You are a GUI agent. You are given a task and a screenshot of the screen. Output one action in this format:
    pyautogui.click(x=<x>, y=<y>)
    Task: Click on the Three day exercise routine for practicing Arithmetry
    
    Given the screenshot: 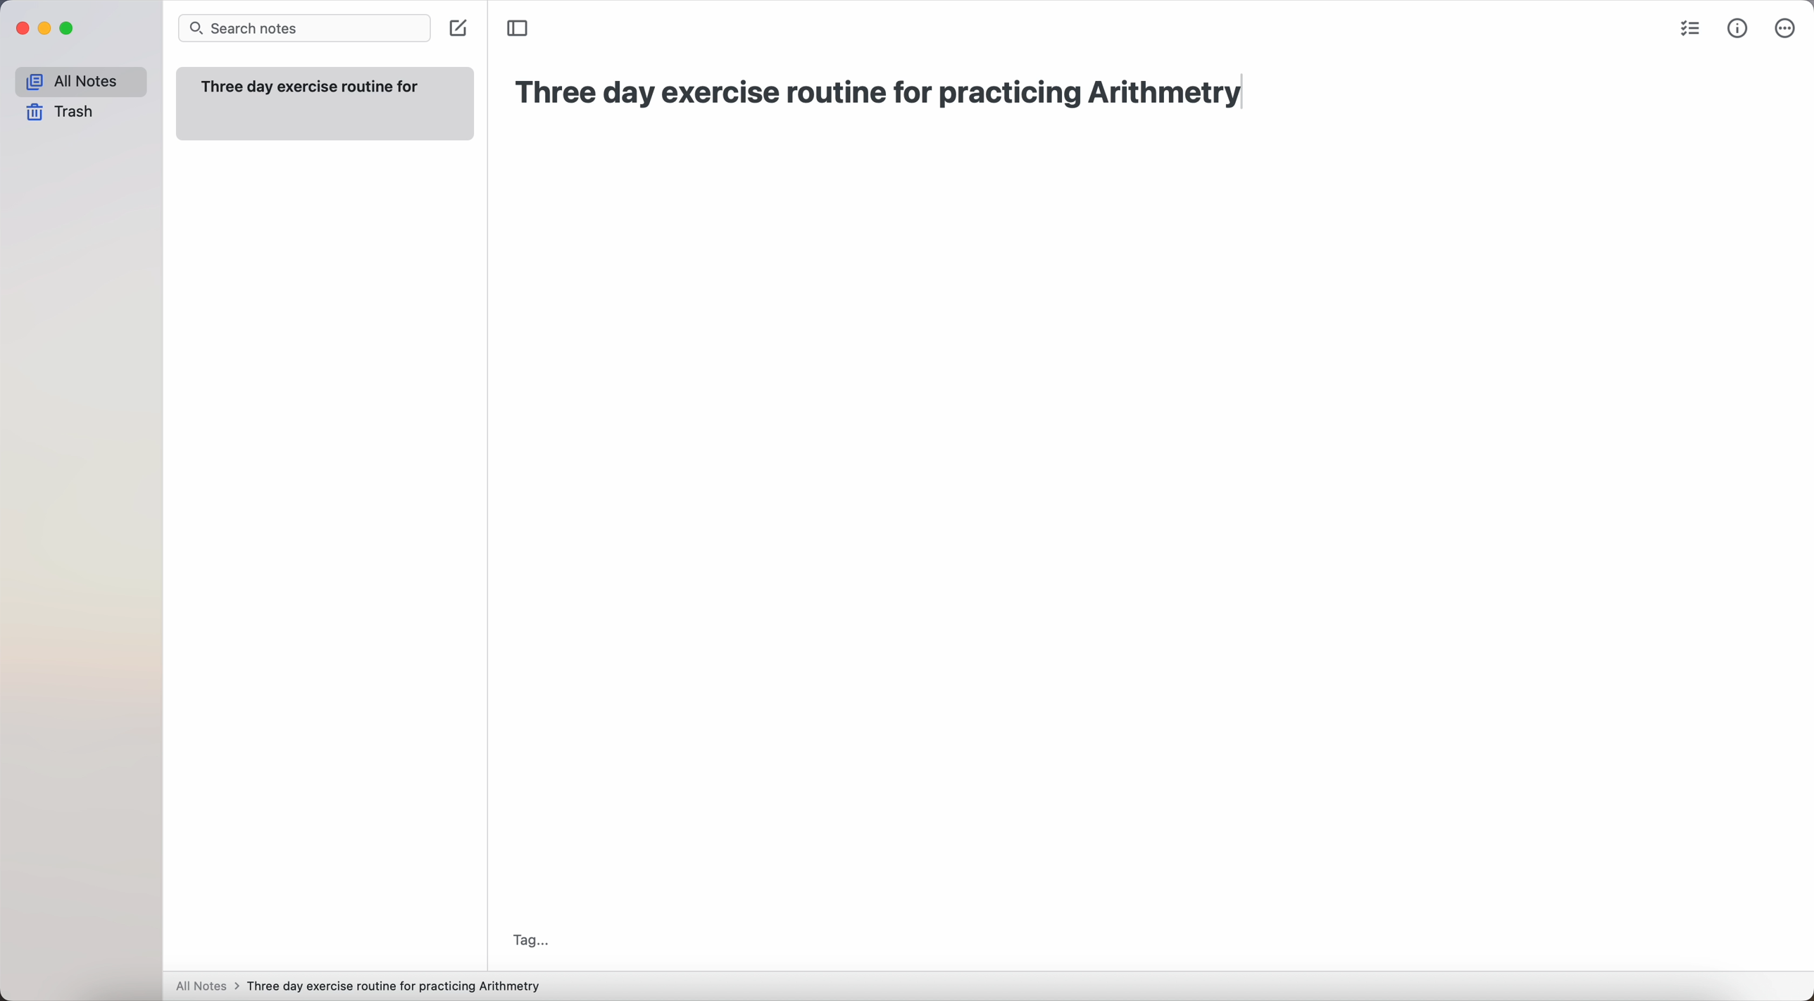 What is the action you would take?
    pyautogui.click(x=398, y=986)
    